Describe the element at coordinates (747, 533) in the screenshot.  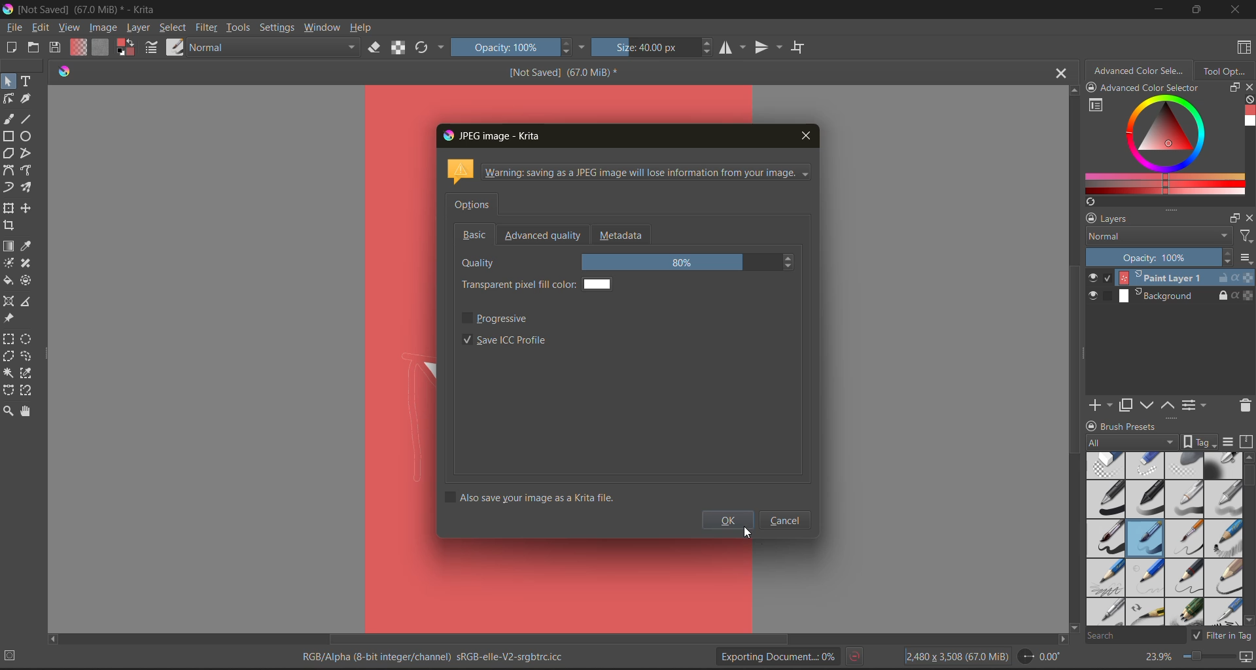
I see `Cursor` at that location.